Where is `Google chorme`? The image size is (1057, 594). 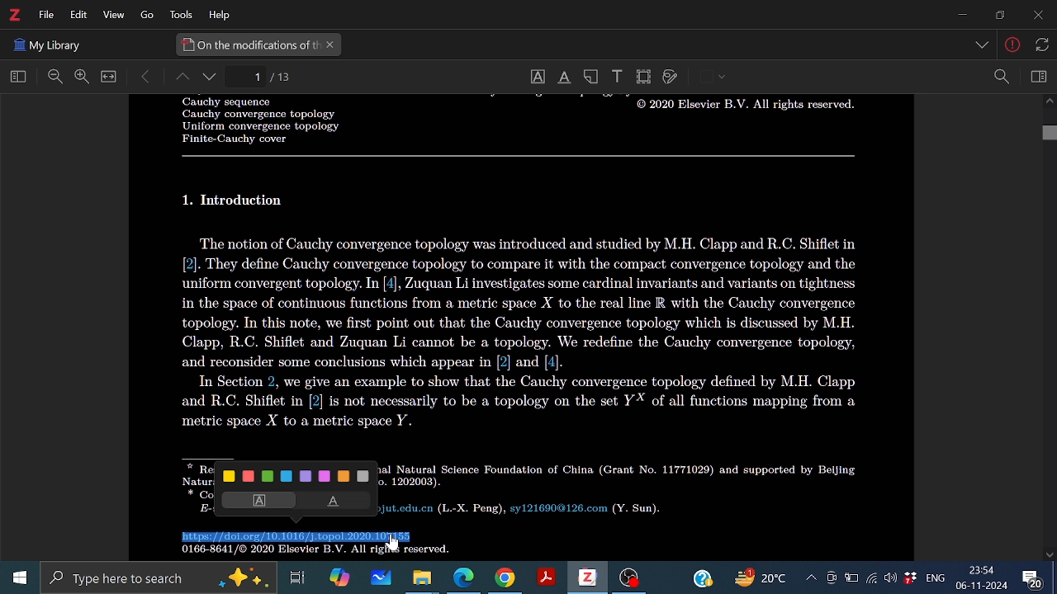 Google chorme is located at coordinates (504, 578).